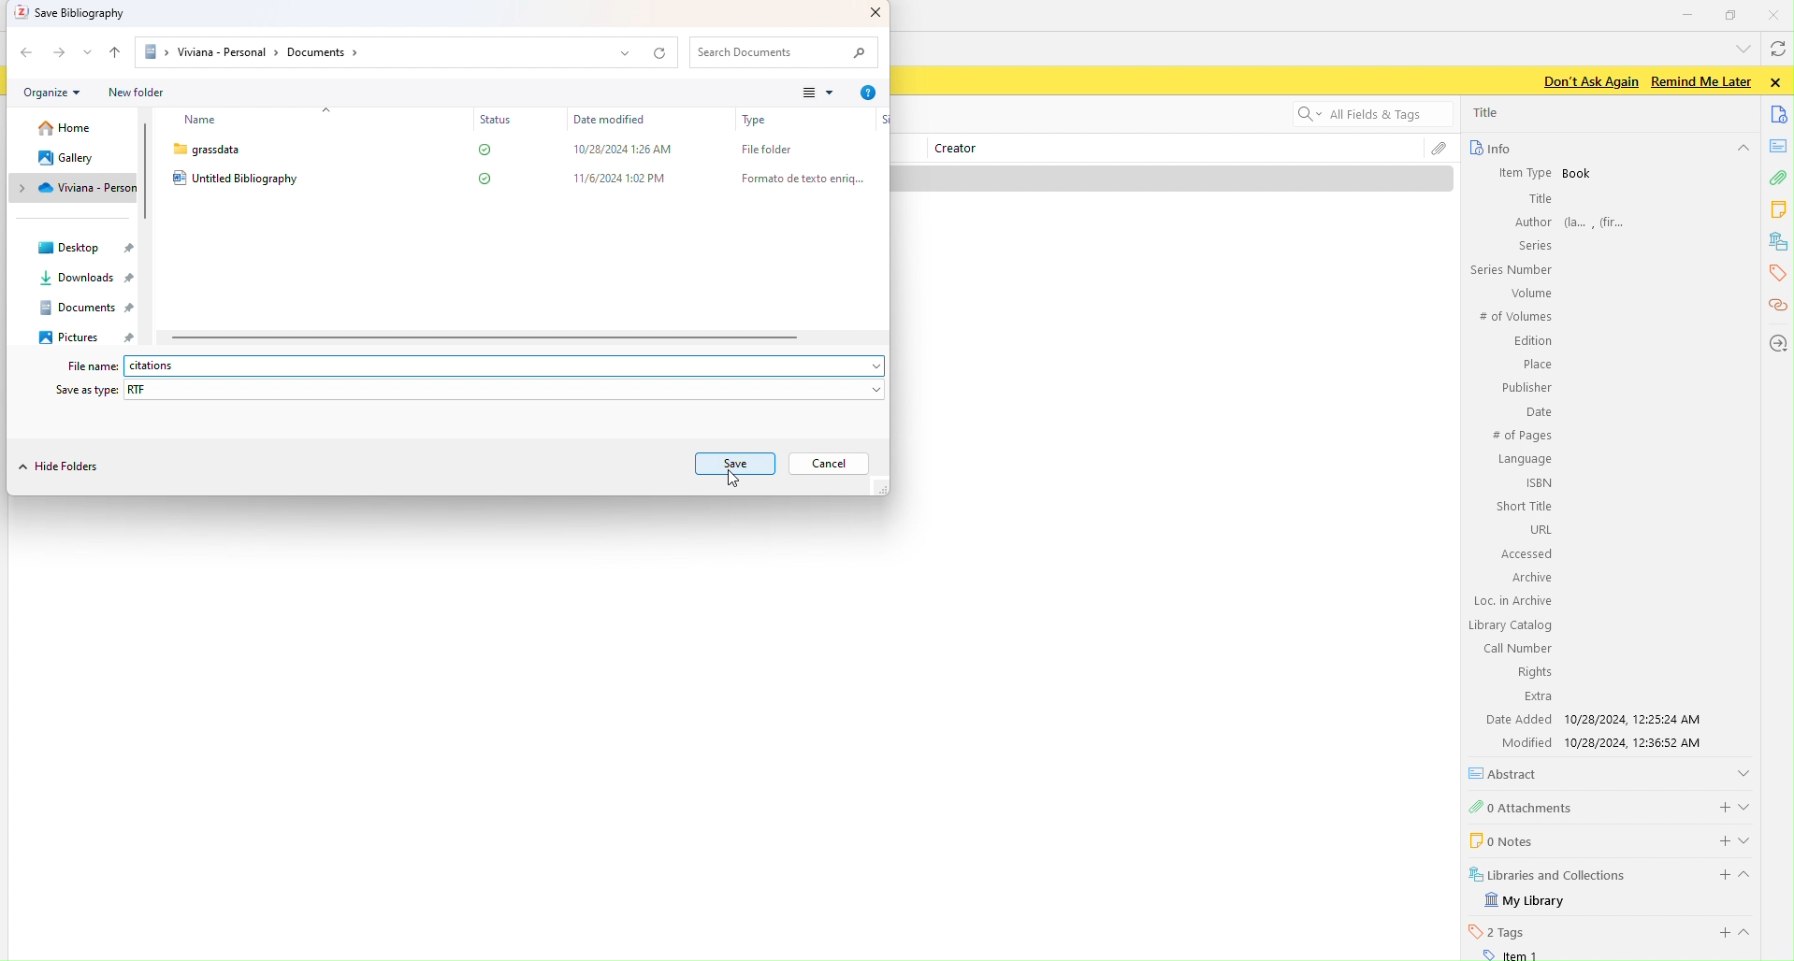 The width and height of the screenshot is (1794, 961). What do you see at coordinates (91, 247) in the screenshot?
I see `Desktop` at bounding box center [91, 247].